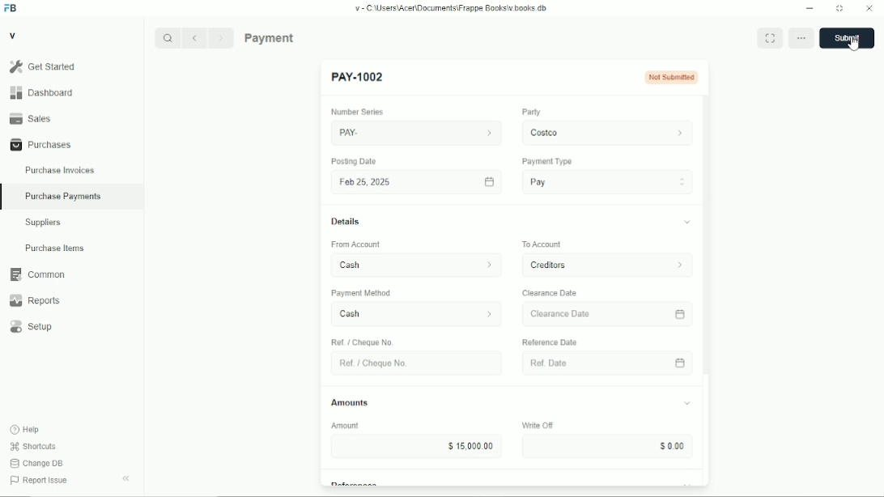 The height and width of the screenshot is (497, 884). Describe the element at coordinates (13, 35) in the screenshot. I see `V` at that location.